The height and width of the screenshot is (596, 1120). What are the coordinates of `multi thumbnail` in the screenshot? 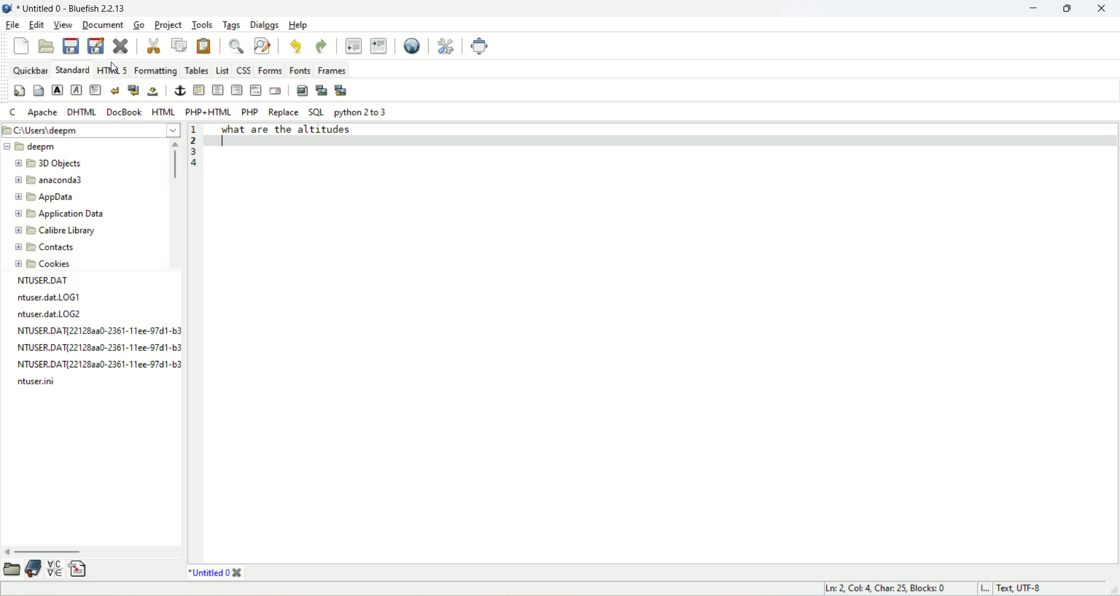 It's located at (342, 90).